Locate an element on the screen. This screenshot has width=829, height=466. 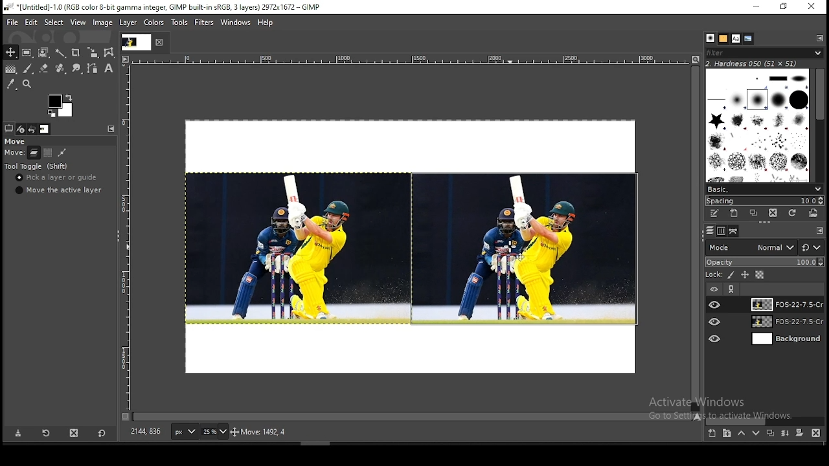
scale is located at coordinates (404, 59).